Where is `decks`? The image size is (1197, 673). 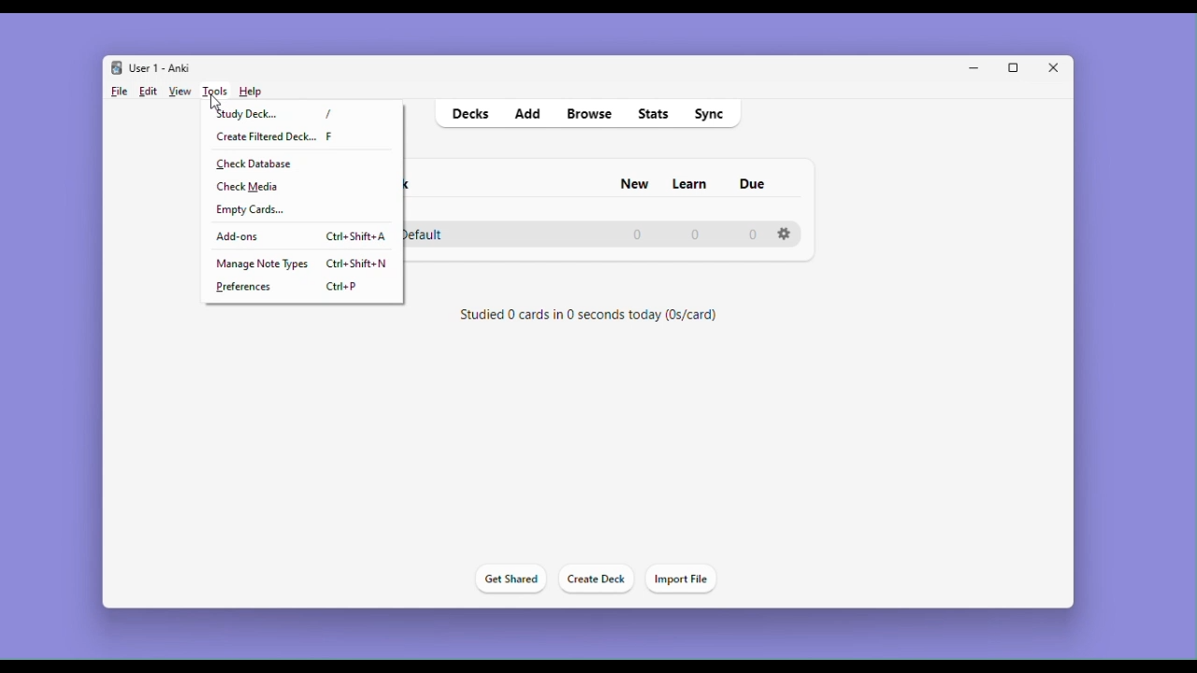 decks is located at coordinates (469, 114).